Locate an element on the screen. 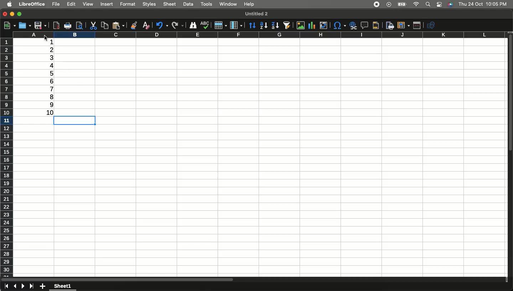 The width and height of the screenshot is (513, 291). 10 is located at coordinates (50, 113).